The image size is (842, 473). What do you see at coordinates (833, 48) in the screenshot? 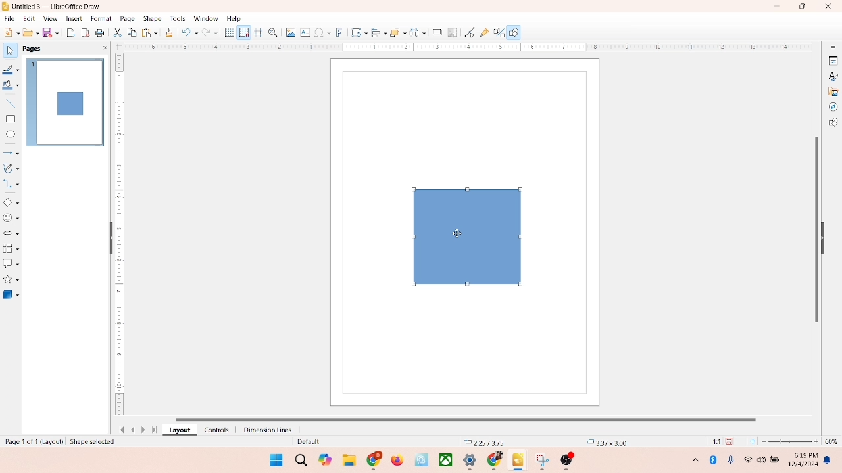
I see `sidebar settings` at bounding box center [833, 48].